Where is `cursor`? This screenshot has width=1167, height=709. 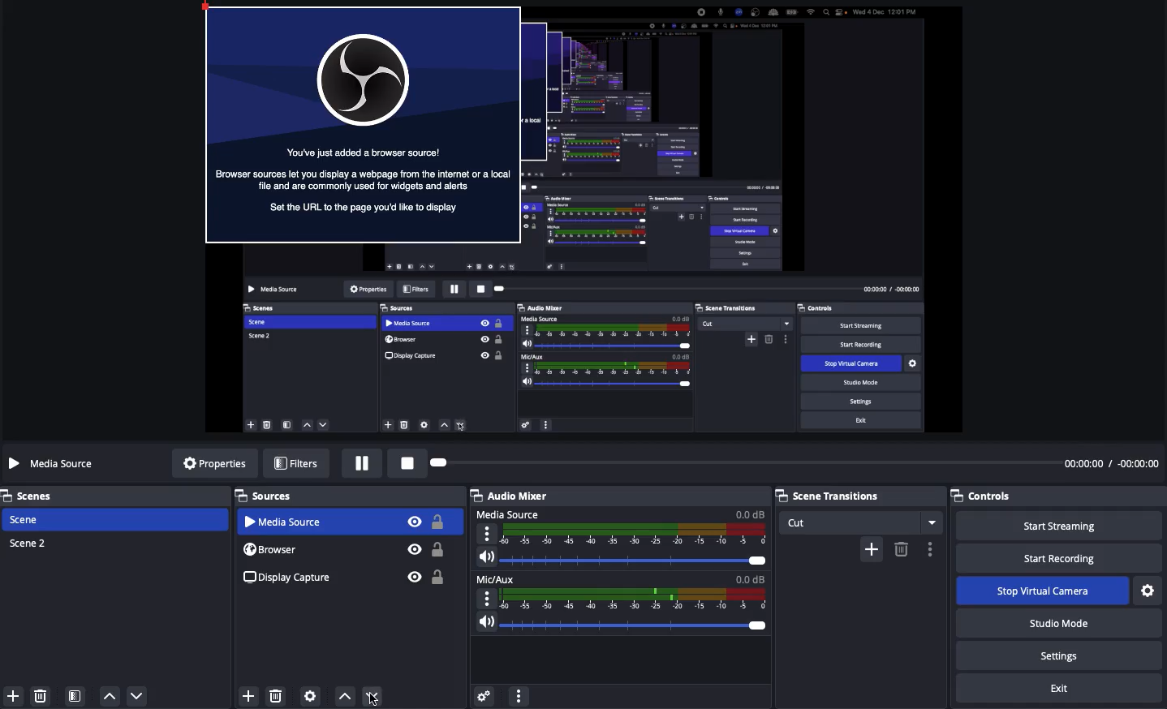
cursor is located at coordinates (381, 700).